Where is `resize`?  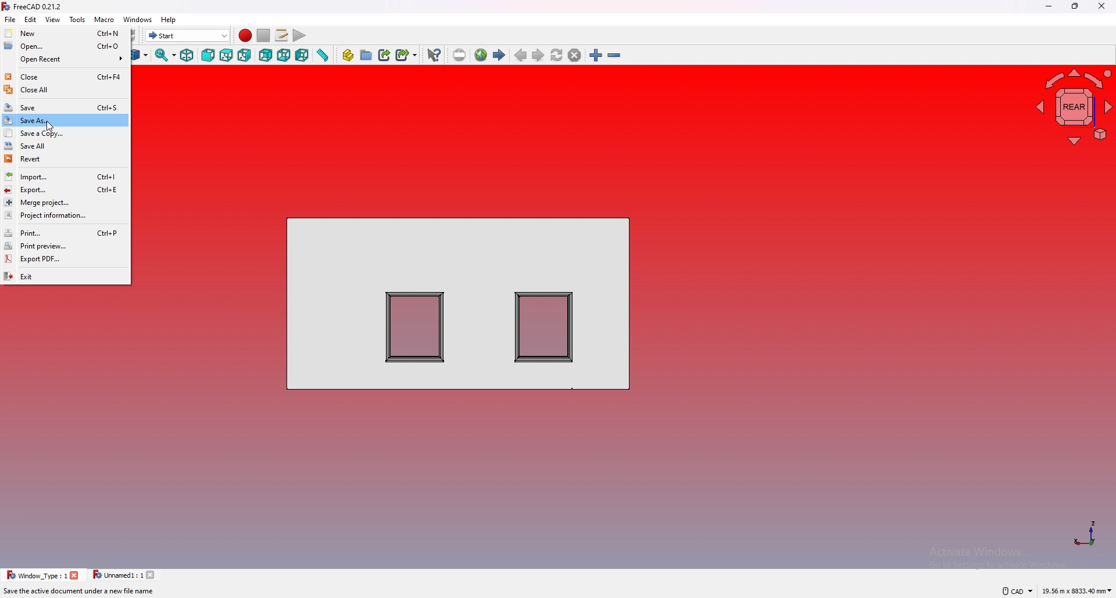 resize is located at coordinates (1075, 7).